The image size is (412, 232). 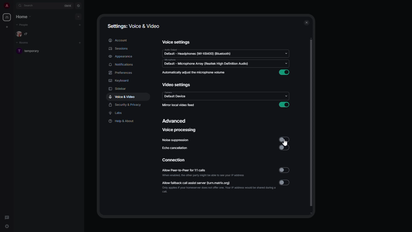 What do you see at coordinates (178, 85) in the screenshot?
I see `video settings` at bounding box center [178, 85].